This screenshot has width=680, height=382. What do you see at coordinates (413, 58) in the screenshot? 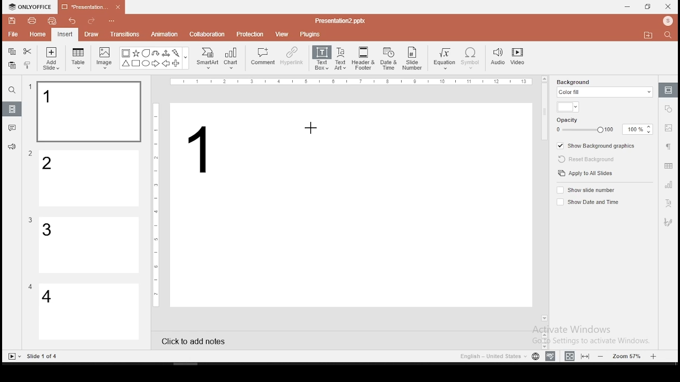
I see `slide number` at bounding box center [413, 58].